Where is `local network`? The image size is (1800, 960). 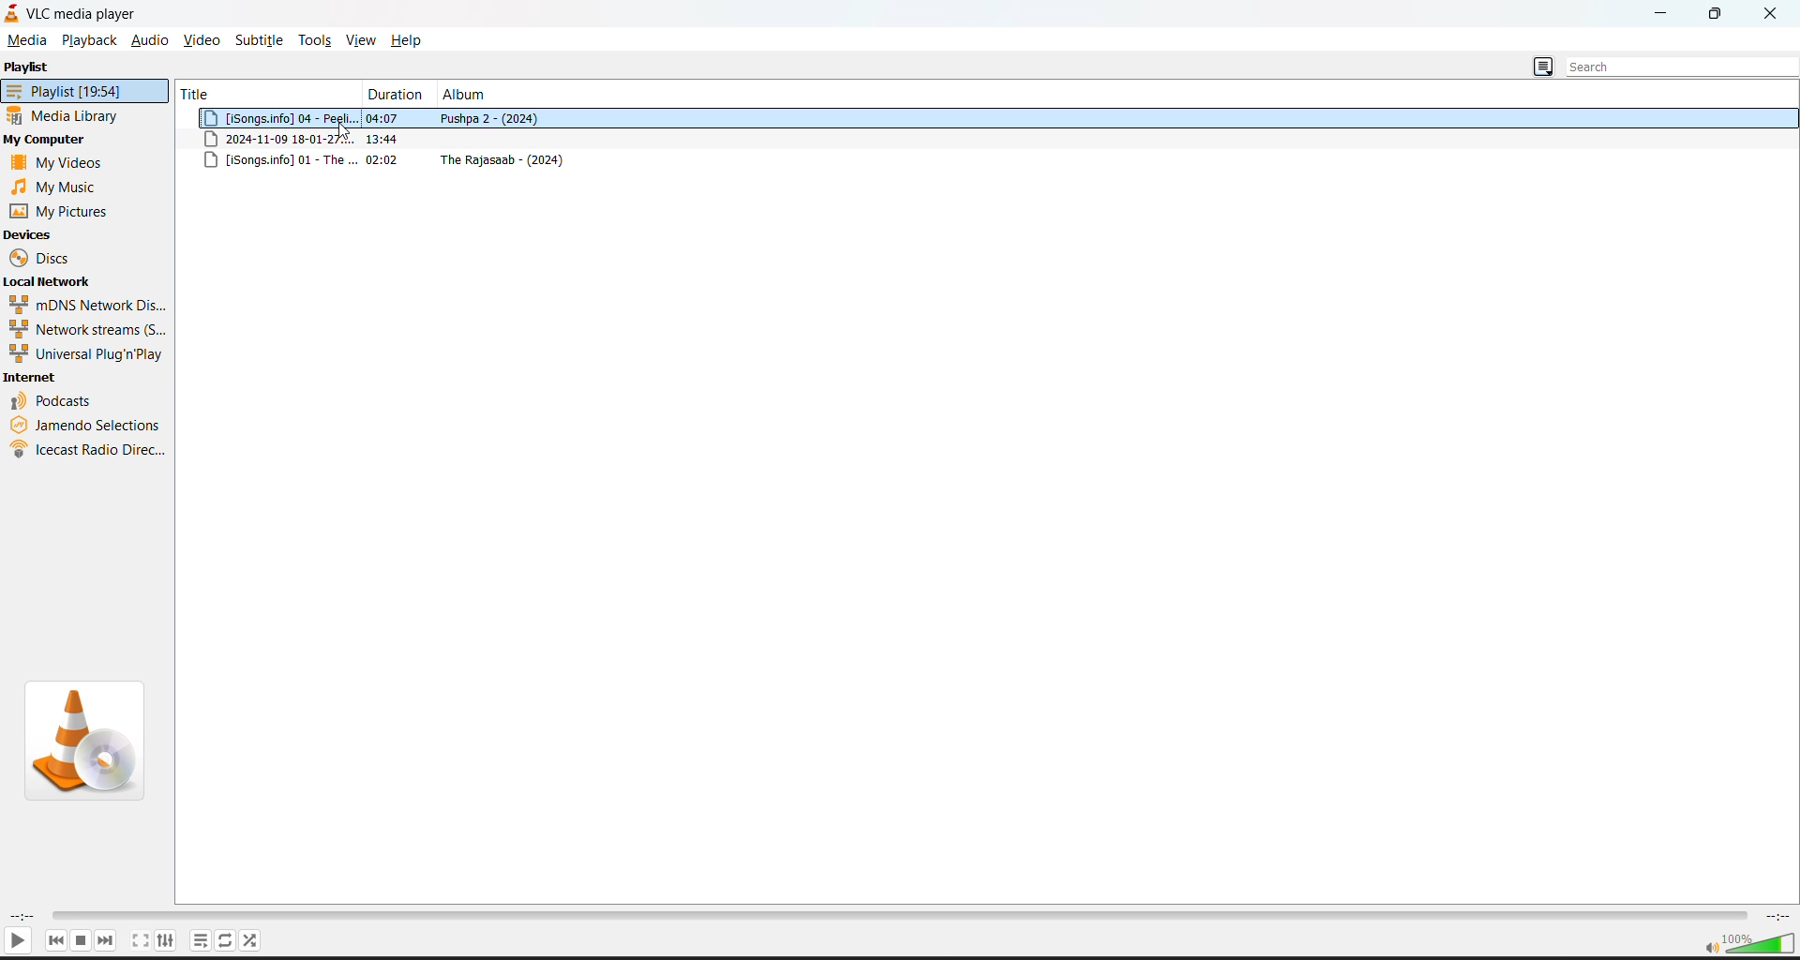
local network is located at coordinates (52, 282).